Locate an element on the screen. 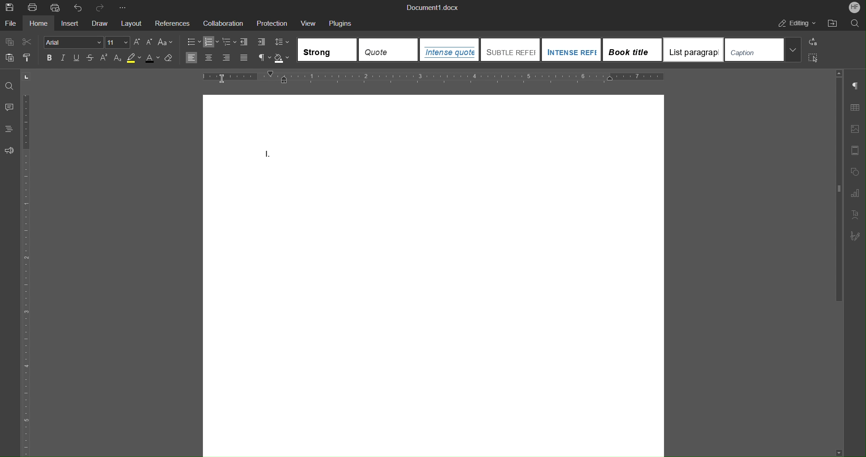 This screenshot has width=866, height=457. Protection is located at coordinates (271, 23).